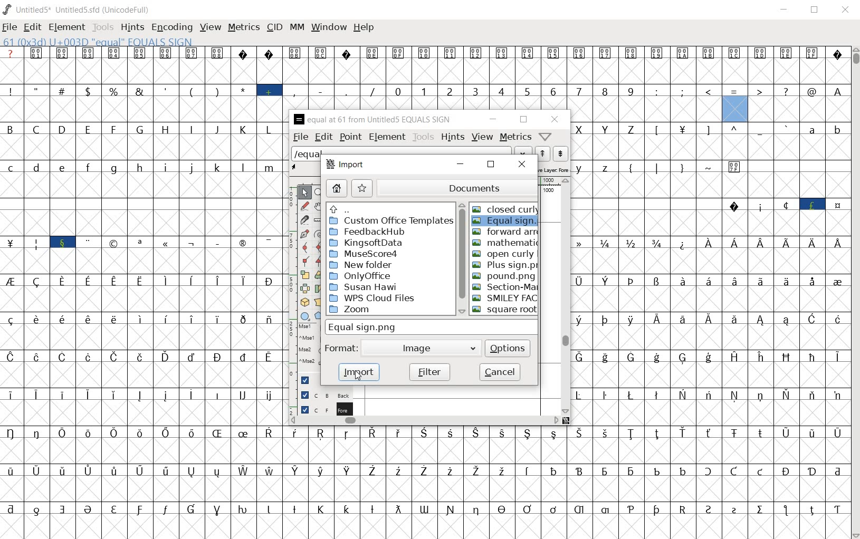 This screenshot has width=860, height=539. Describe the element at coordinates (505, 209) in the screenshot. I see `CLOSED CURLY` at that location.